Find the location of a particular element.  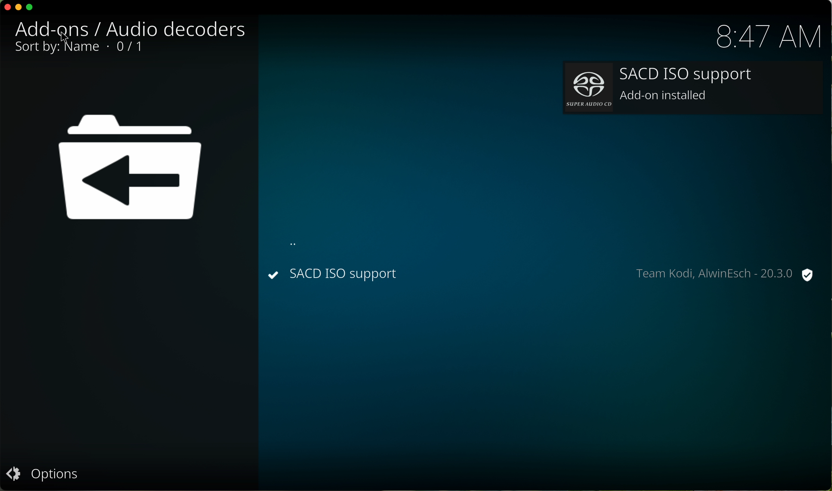

add-on installed is located at coordinates (697, 87).